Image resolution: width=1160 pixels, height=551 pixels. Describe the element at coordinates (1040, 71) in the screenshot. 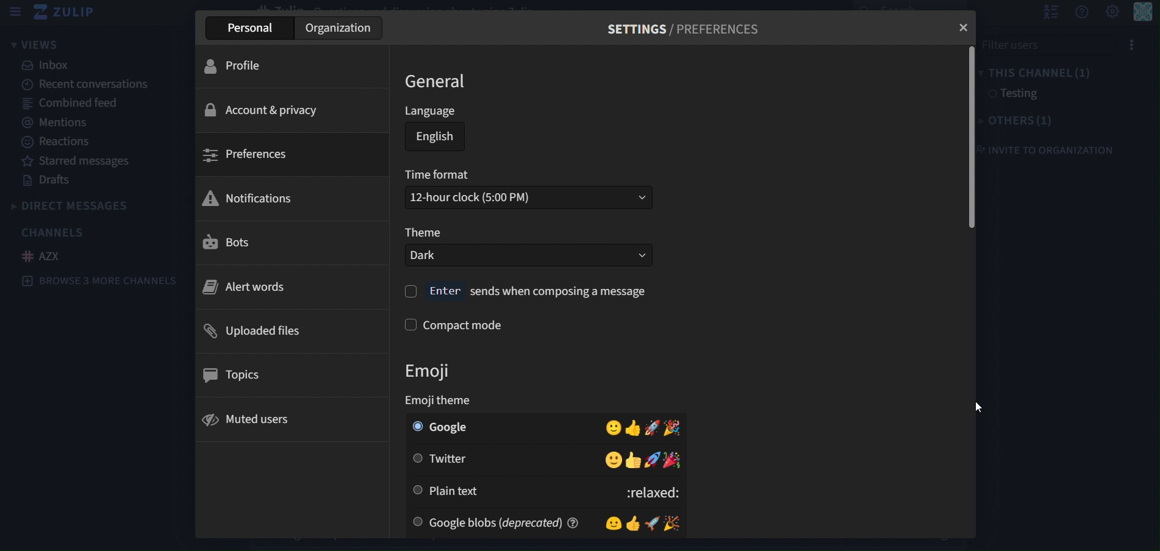

I see `this channel(1)` at that location.